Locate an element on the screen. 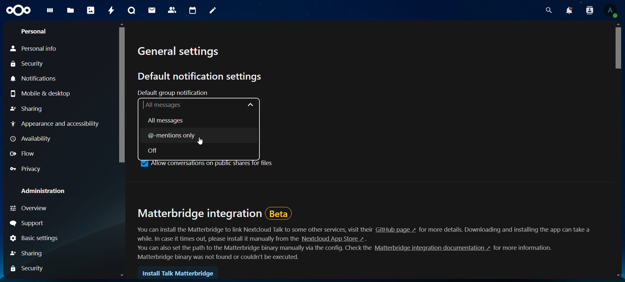 The width and height of the screenshot is (625, 282). mobile & desktop is located at coordinates (40, 92).